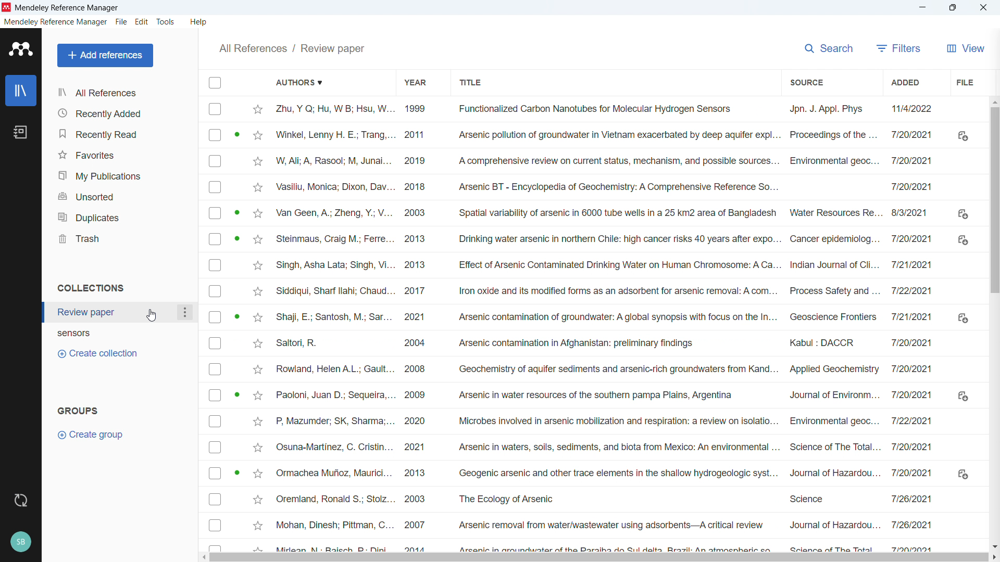 This screenshot has height=562, width=1000. Describe the element at coordinates (994, 546) in the screenshot. I see `Scroll down ` at that location.